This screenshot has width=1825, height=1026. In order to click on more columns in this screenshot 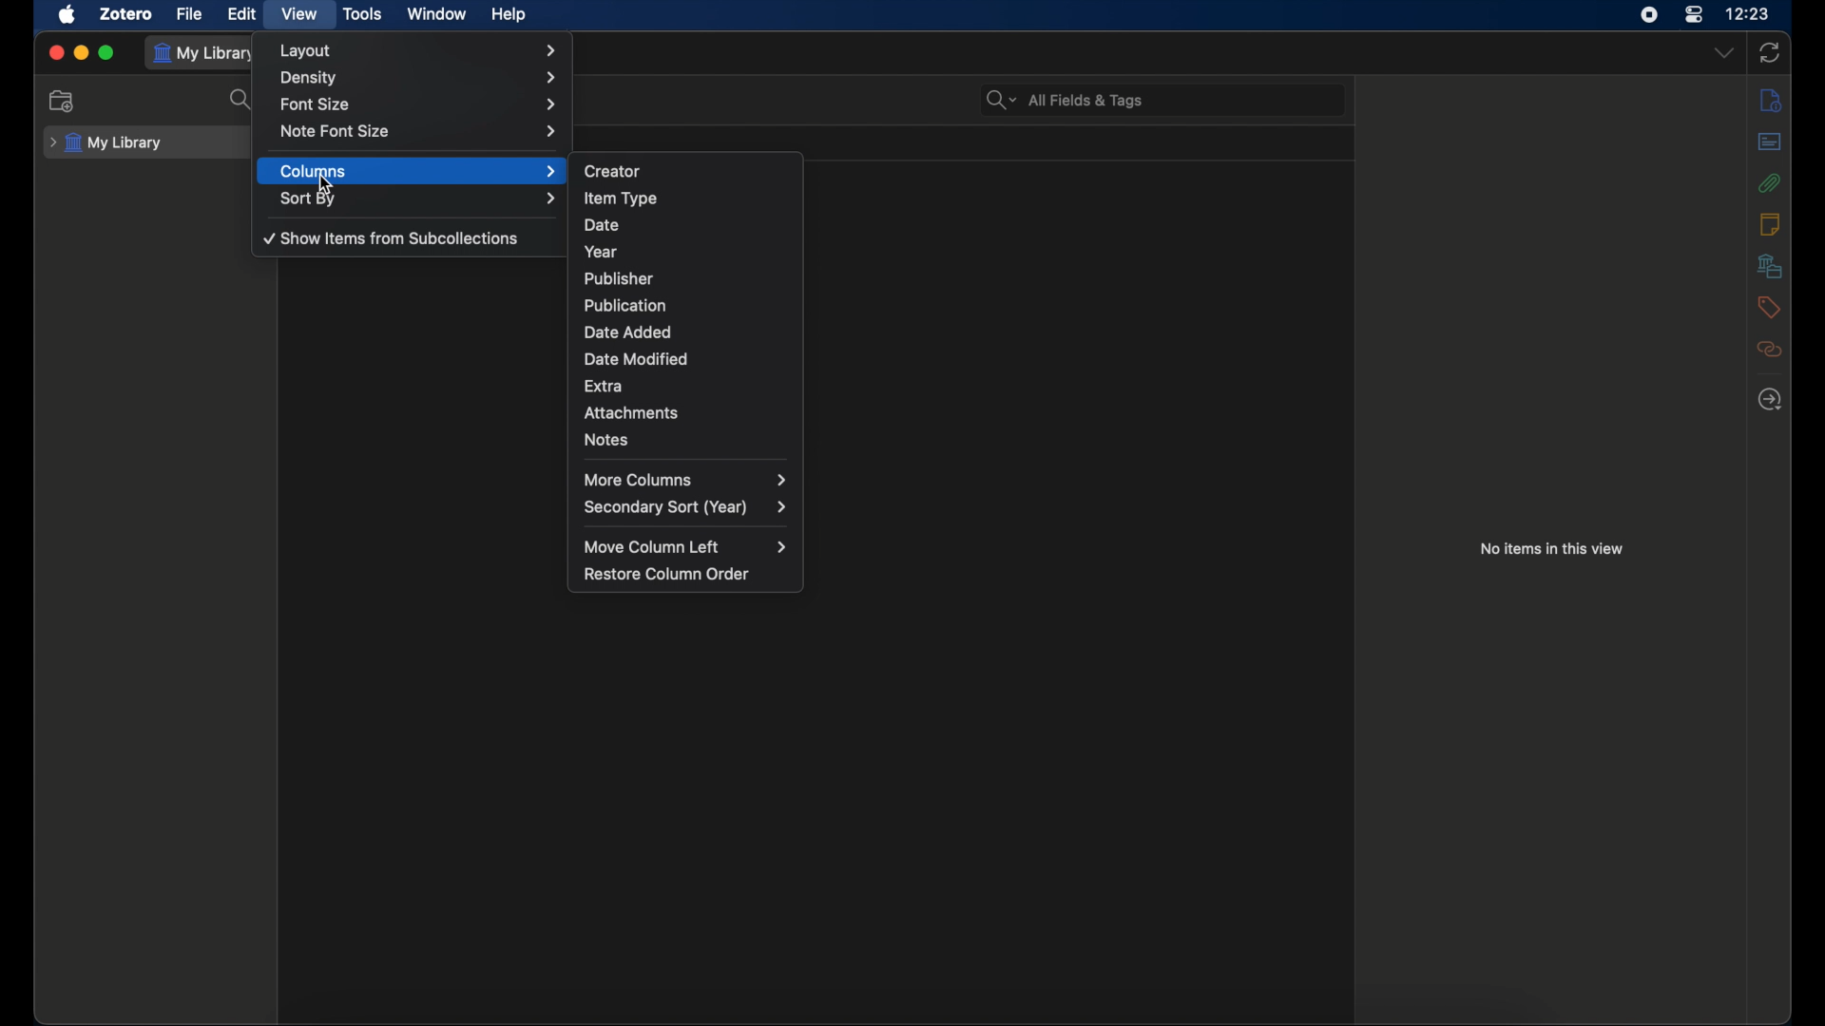, I will do `click(686, 480)`.